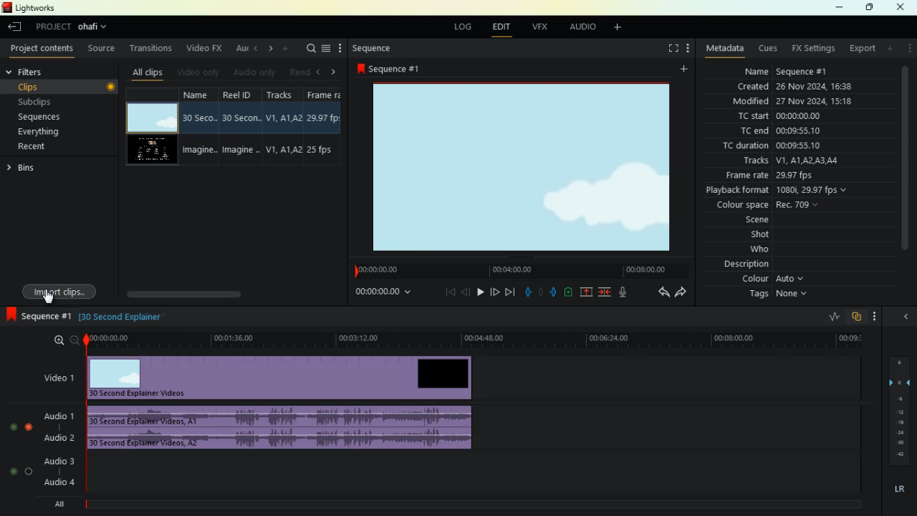  What do you see at coordinates (206, 48) in the screenshot?
I see `video fx` at bounding box center [206, 48].